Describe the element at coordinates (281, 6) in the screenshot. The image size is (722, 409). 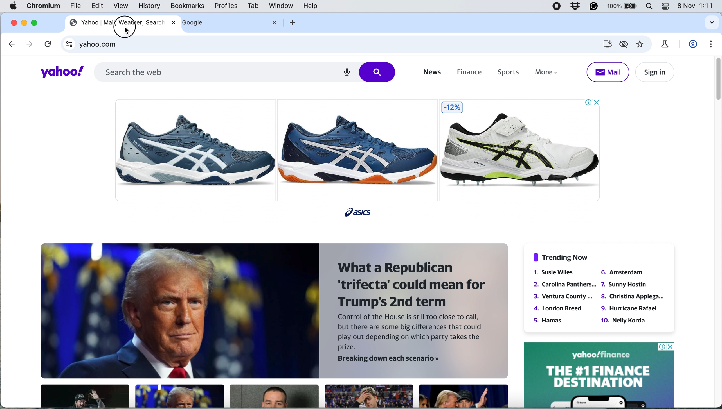
I see `window` at that location.